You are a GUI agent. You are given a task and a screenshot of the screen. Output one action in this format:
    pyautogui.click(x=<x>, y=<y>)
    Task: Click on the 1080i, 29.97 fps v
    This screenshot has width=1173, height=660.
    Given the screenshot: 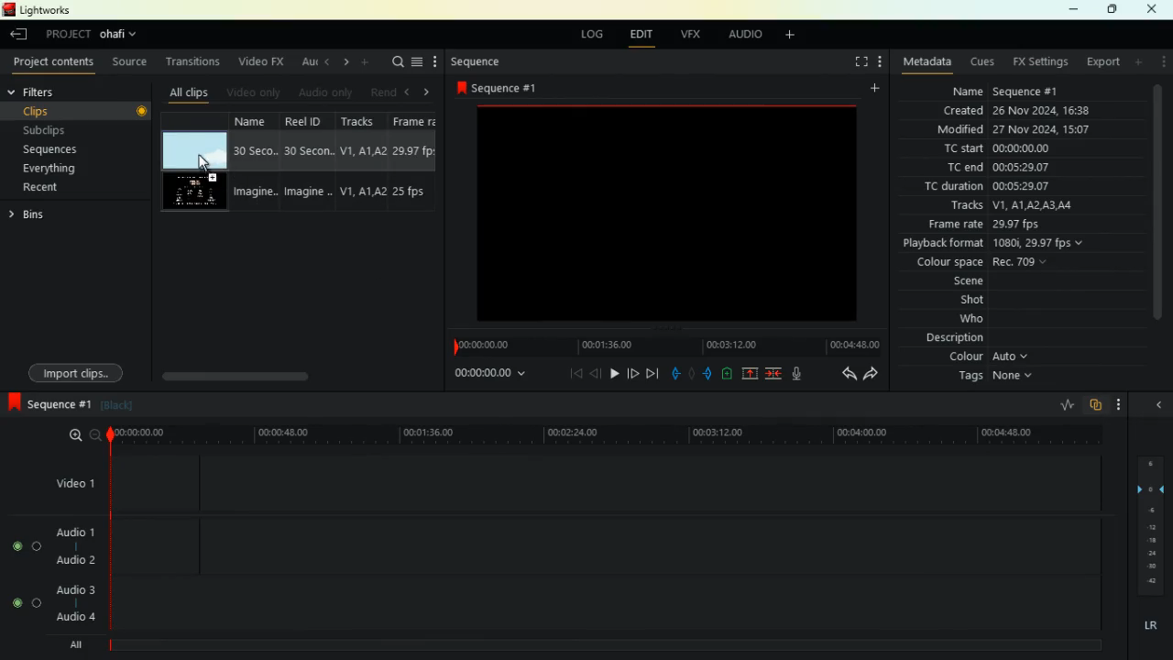 What is the action you would take?
    pyautogui.click(x=1039, y=243)
    